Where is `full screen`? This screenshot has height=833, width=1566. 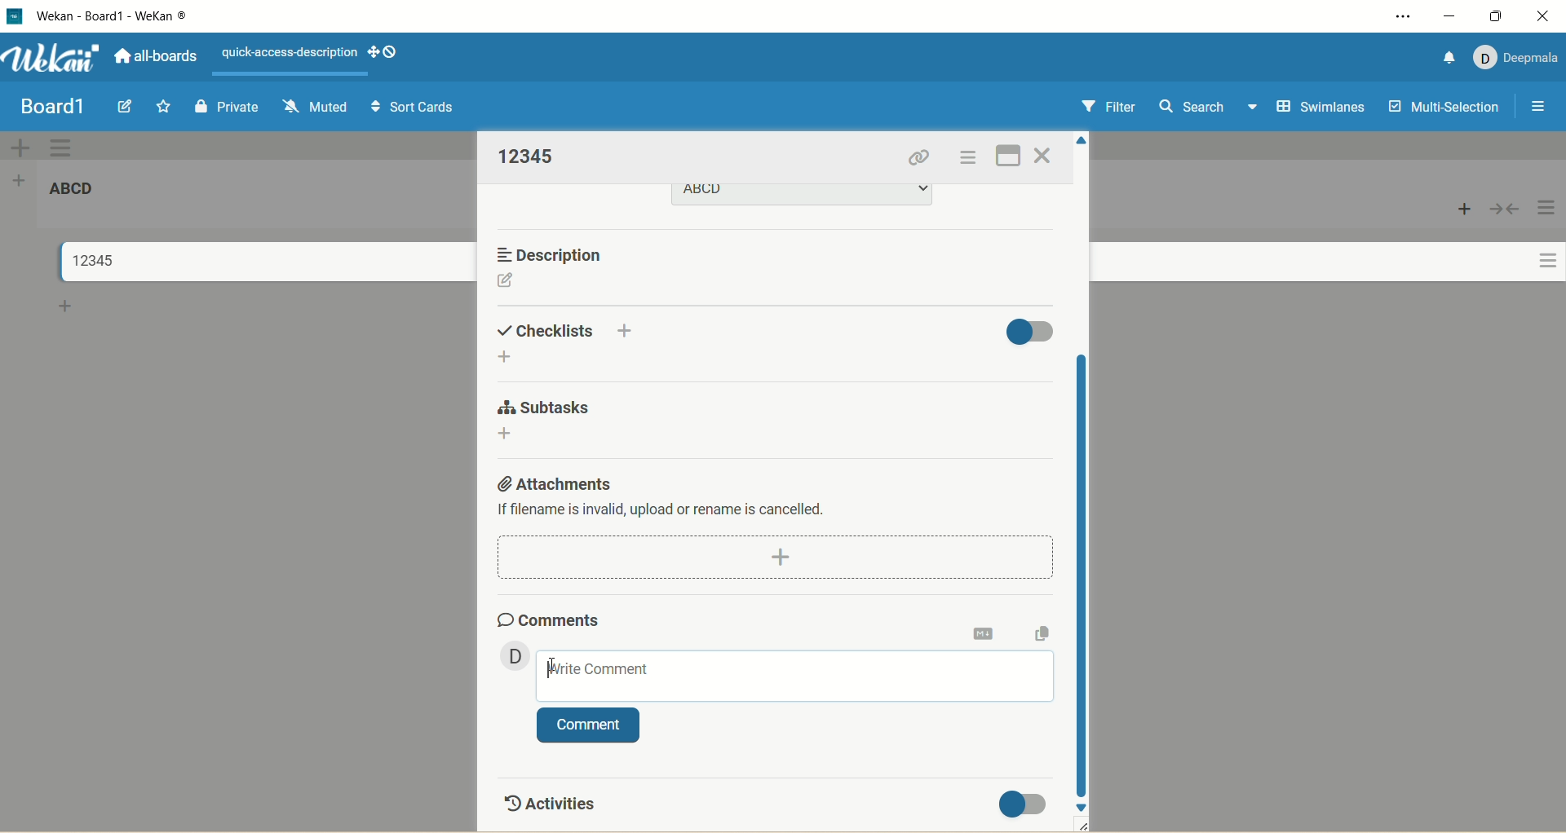
full screen is located at coordinates (1011, 152).